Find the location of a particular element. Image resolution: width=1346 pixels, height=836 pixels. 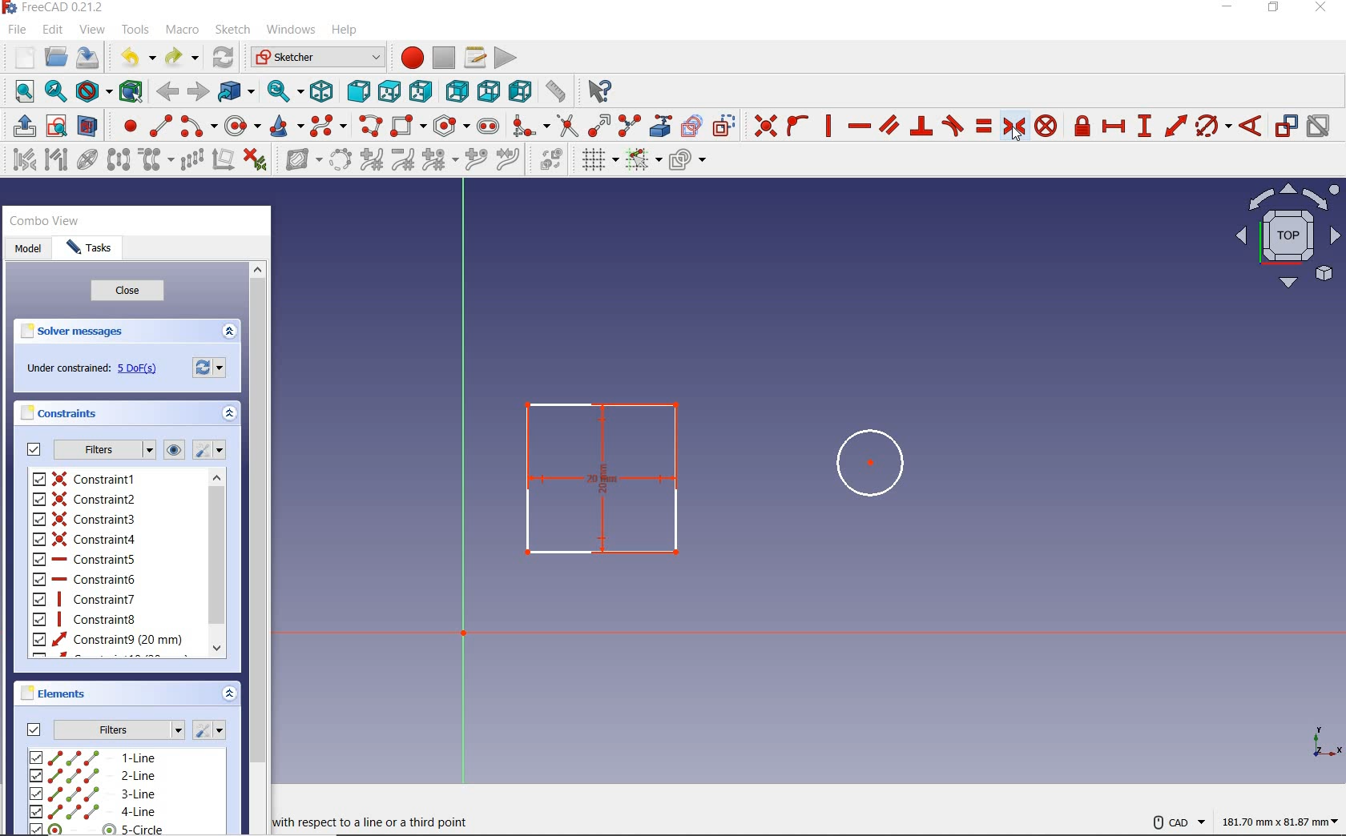

show/hide internal geometry is located at coordinates (87, 162).